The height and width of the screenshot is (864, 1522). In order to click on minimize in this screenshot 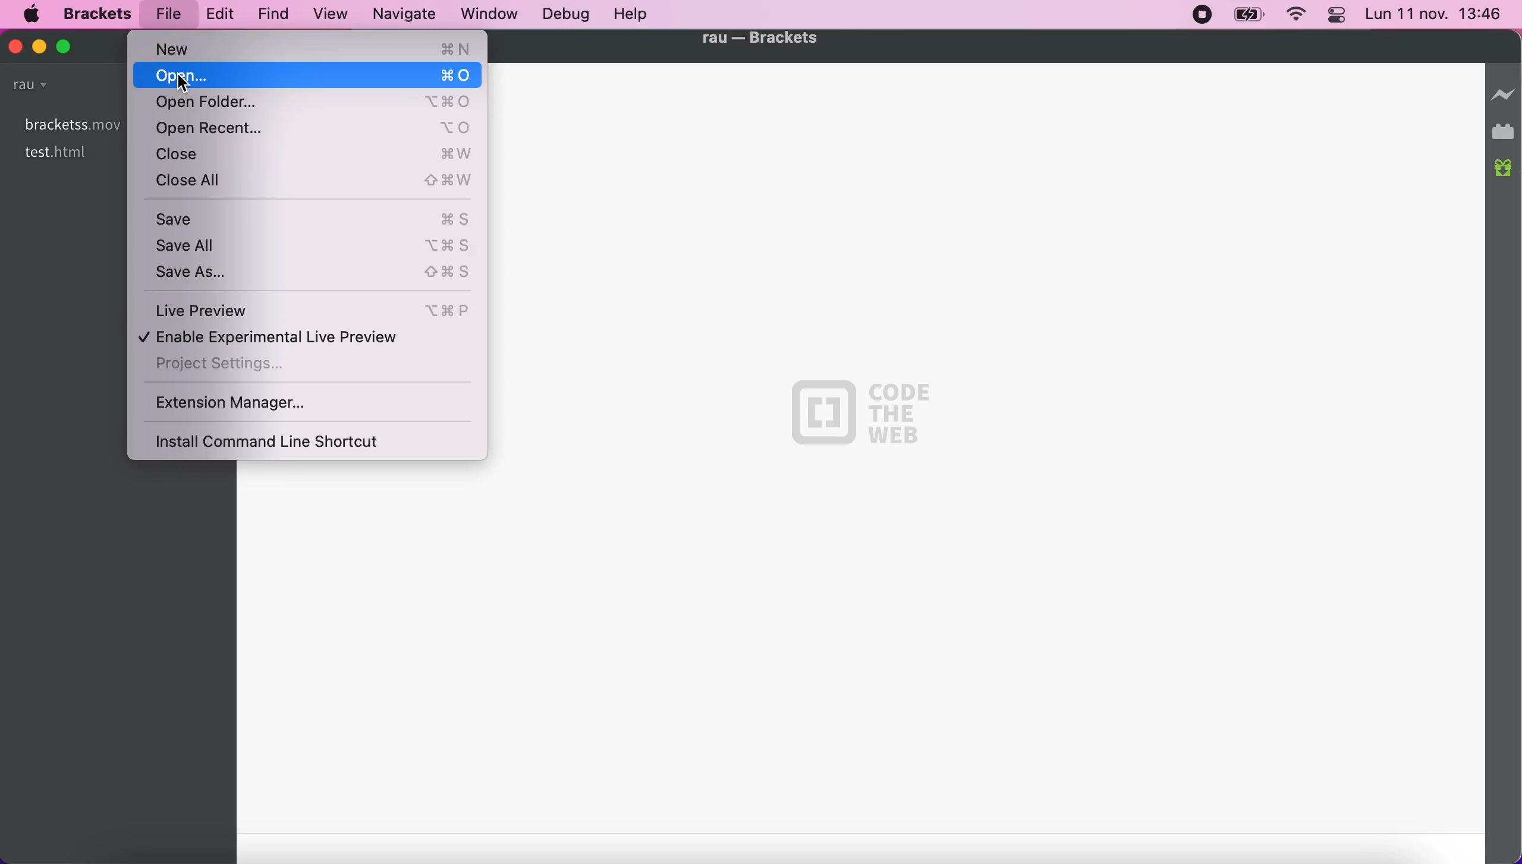, I will do `click(39, 45)`.